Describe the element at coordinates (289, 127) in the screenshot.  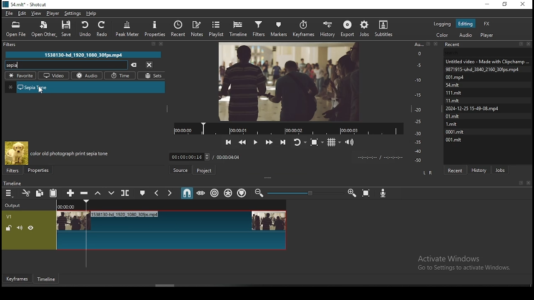
I see `track progress bar` at that location.